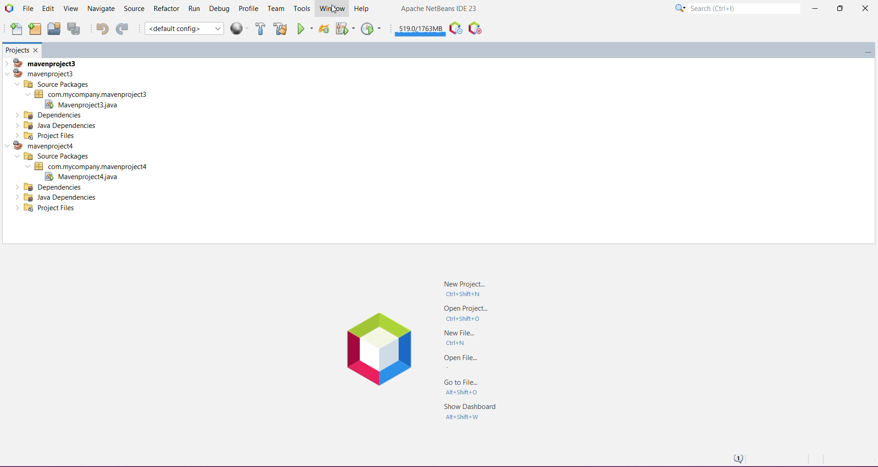 Image resolution: width=878 pixels, height=467 pixels. Describe the element at coordinates (249, 9) in the screenshot. I see `Profile` at that location.